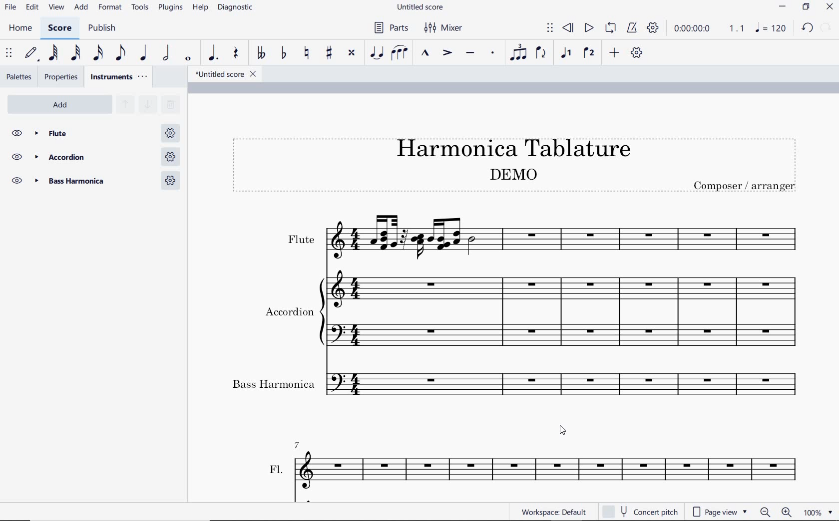  I want to click on whole note, so click(187, 59).